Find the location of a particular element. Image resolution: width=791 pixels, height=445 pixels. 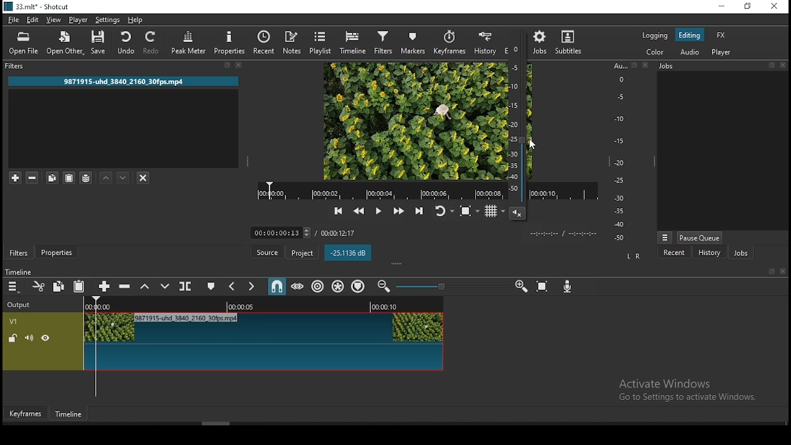

audio is located at coordinates (690, 50).